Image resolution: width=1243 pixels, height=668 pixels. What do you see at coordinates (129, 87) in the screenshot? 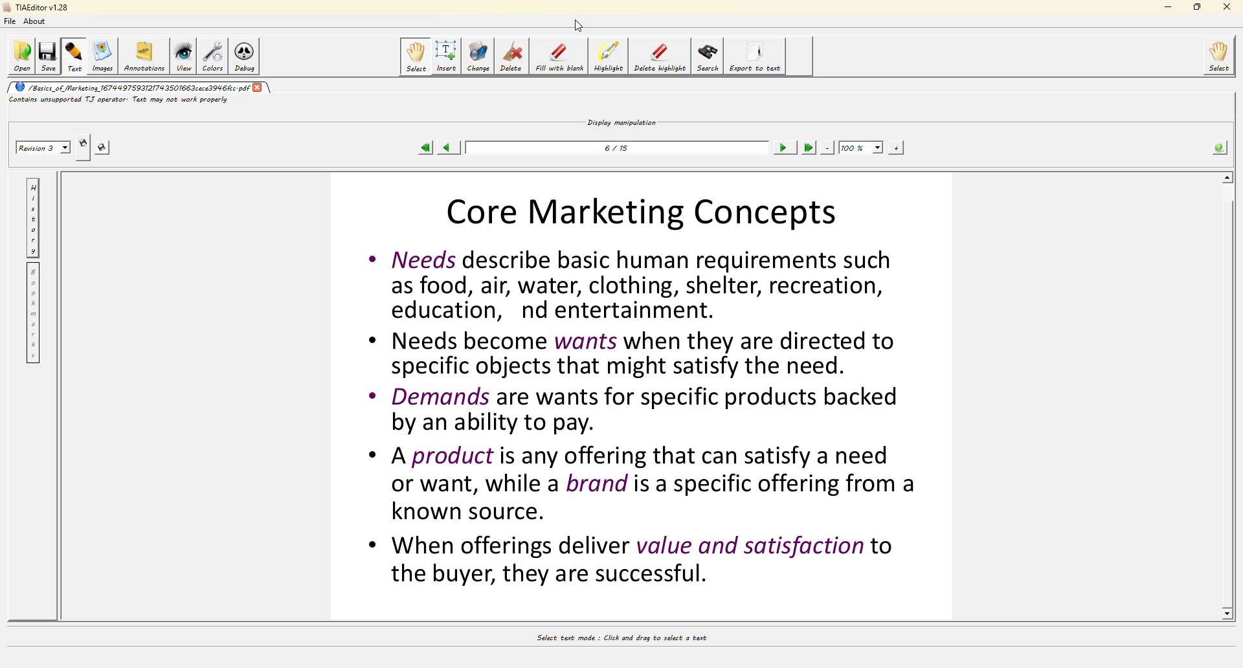
I see `/basics_of_marketing_1674497593121743501663cece3946fcc.pdf` at bounding box center [129, 87].